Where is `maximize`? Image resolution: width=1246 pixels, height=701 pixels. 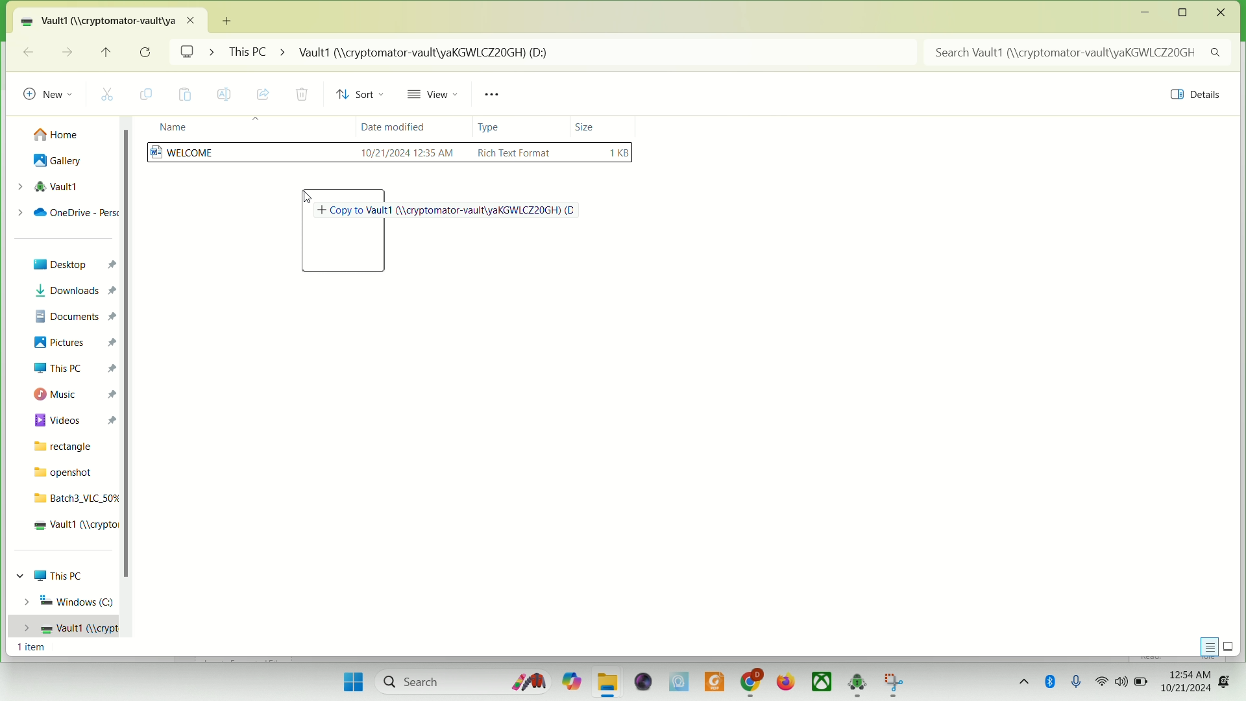 maximize is located at coordinates (1187, 13).